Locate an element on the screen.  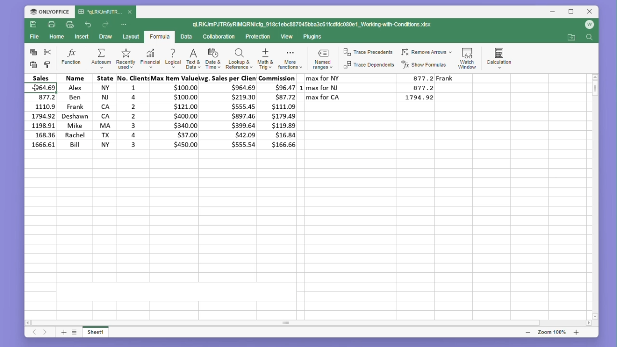
Autosum is located at coordinates (101, 56).